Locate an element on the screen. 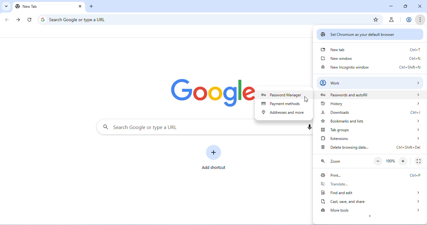 Image resolution: width=427 pixels, height=225 pixels. add shortcut is located at coordinates (214, 156).